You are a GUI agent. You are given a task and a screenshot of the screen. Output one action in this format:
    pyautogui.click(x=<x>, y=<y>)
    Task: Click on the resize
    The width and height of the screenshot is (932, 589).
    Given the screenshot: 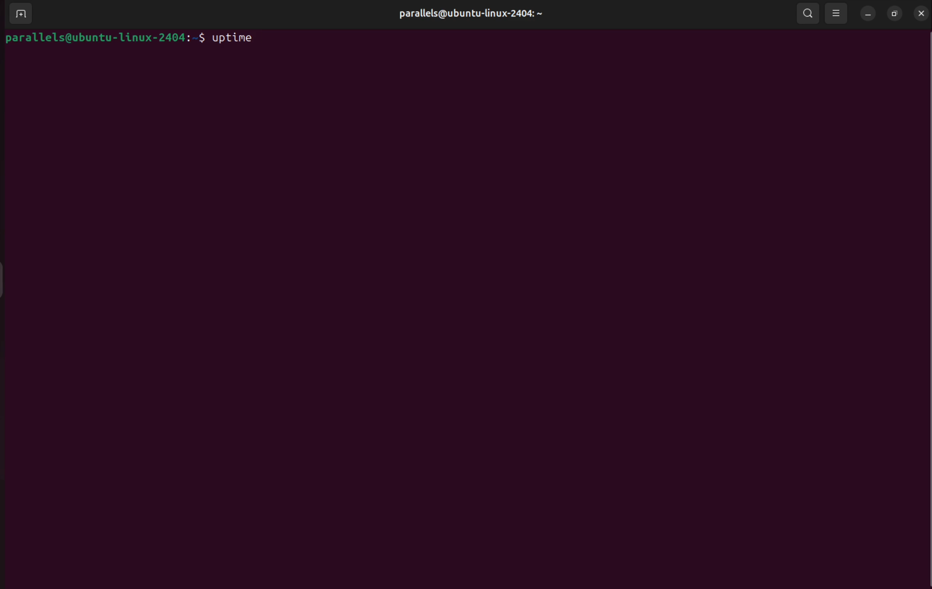 What is the action you would take?
    pyautogui.click(x=894, y=12)
    